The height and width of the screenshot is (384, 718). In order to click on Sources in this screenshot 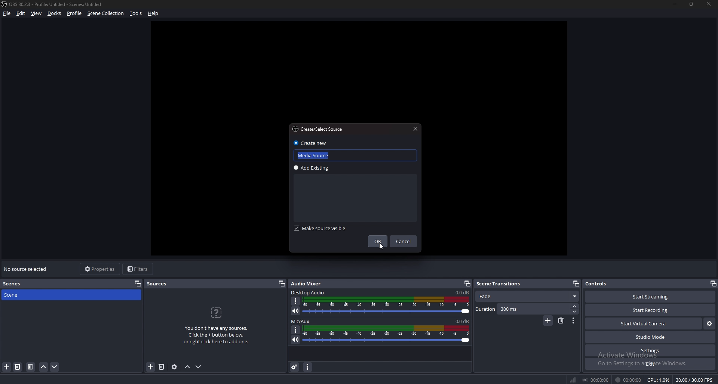, I will do `click(157, 284)`.